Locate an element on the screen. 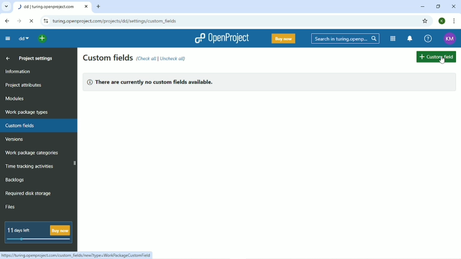  OpenProject is located at coordinates (224, 38).